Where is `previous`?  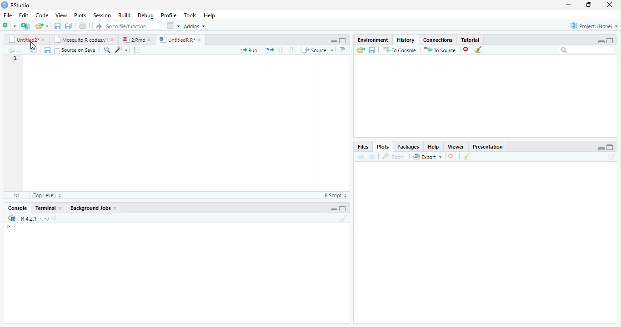
previous is located at coordinates (362, 157).